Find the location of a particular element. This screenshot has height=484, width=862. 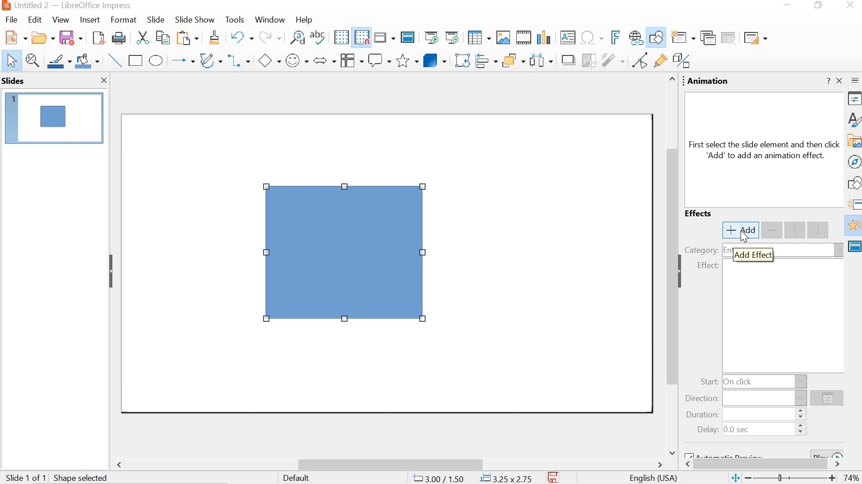

shape is located at coordinates (347, 256).